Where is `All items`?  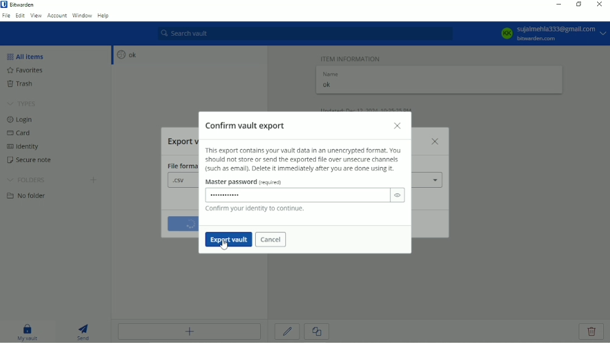
All items is located at coordinates (28, 56).